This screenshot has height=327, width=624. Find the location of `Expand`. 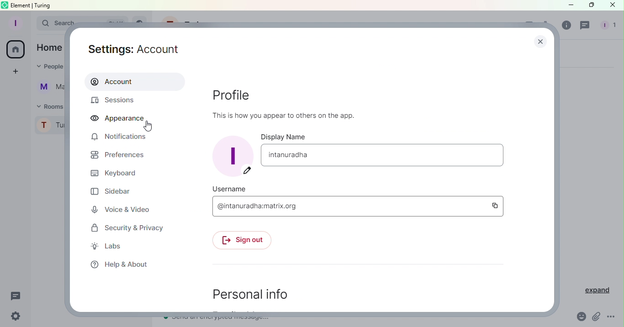

Expand is located at coordinates (598, 291).